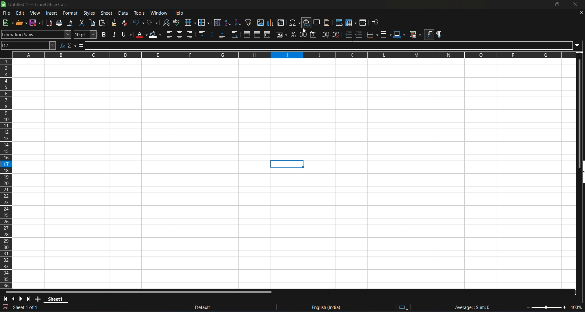 This screenshot has width=585, height=312. What do you see at coordinates (178, 12) in the screenshot?
I see `help` at bounding box center [178, 12].